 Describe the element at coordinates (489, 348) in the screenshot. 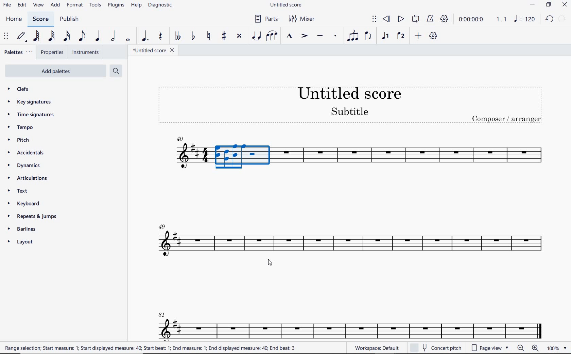

I see `page view` at that location.